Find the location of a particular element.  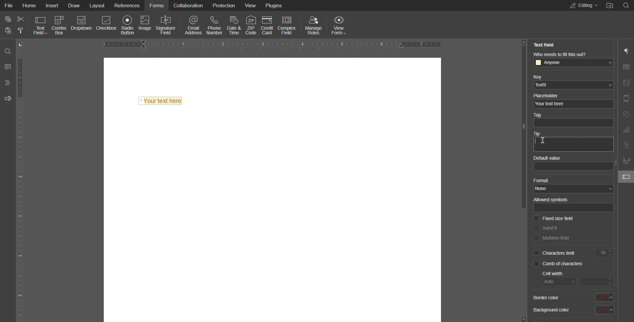

Forms is located at coordinates (156, 5).